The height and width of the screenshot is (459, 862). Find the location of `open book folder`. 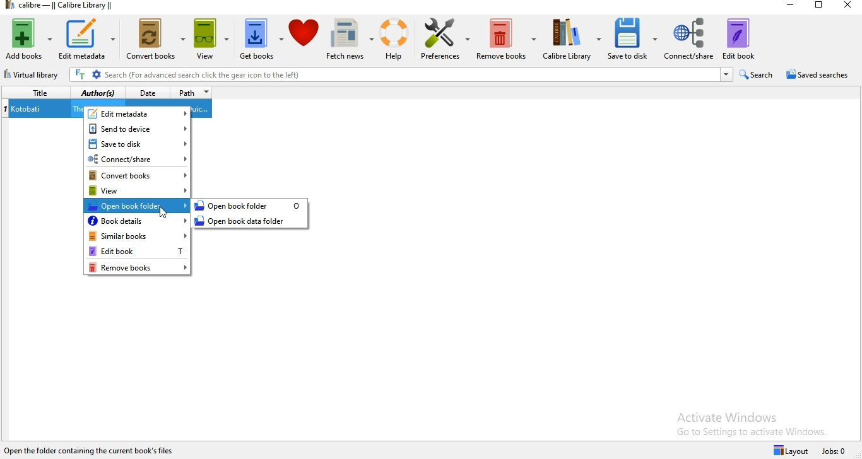

open book folder is located at coordinates (135, 205).